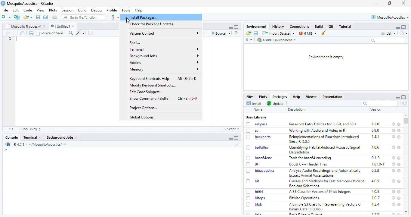 The image size is (411, 217). What do you see at coordinates (249, 33) in the screenshot?
I see `share` at bounding box center [249, 33].